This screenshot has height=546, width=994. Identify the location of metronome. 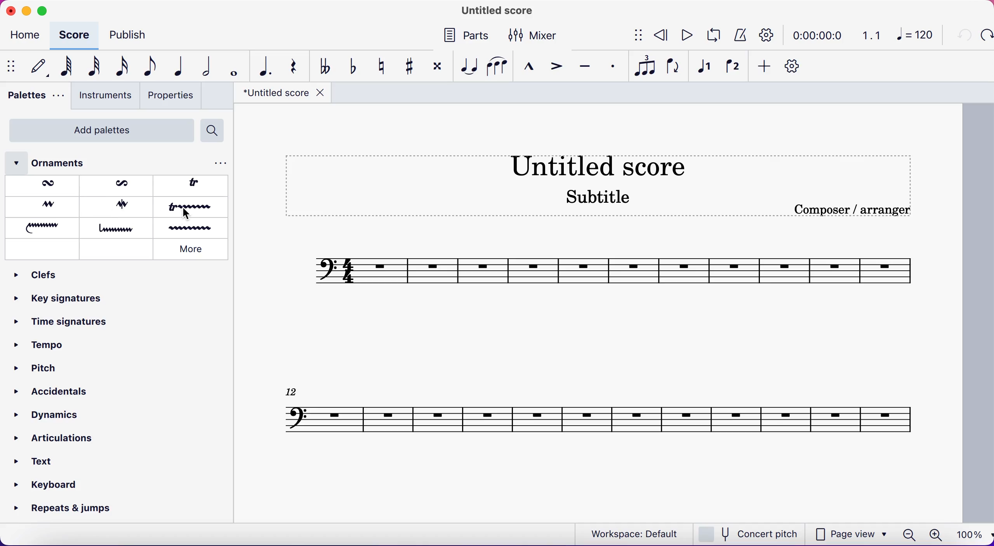
(739, 35).